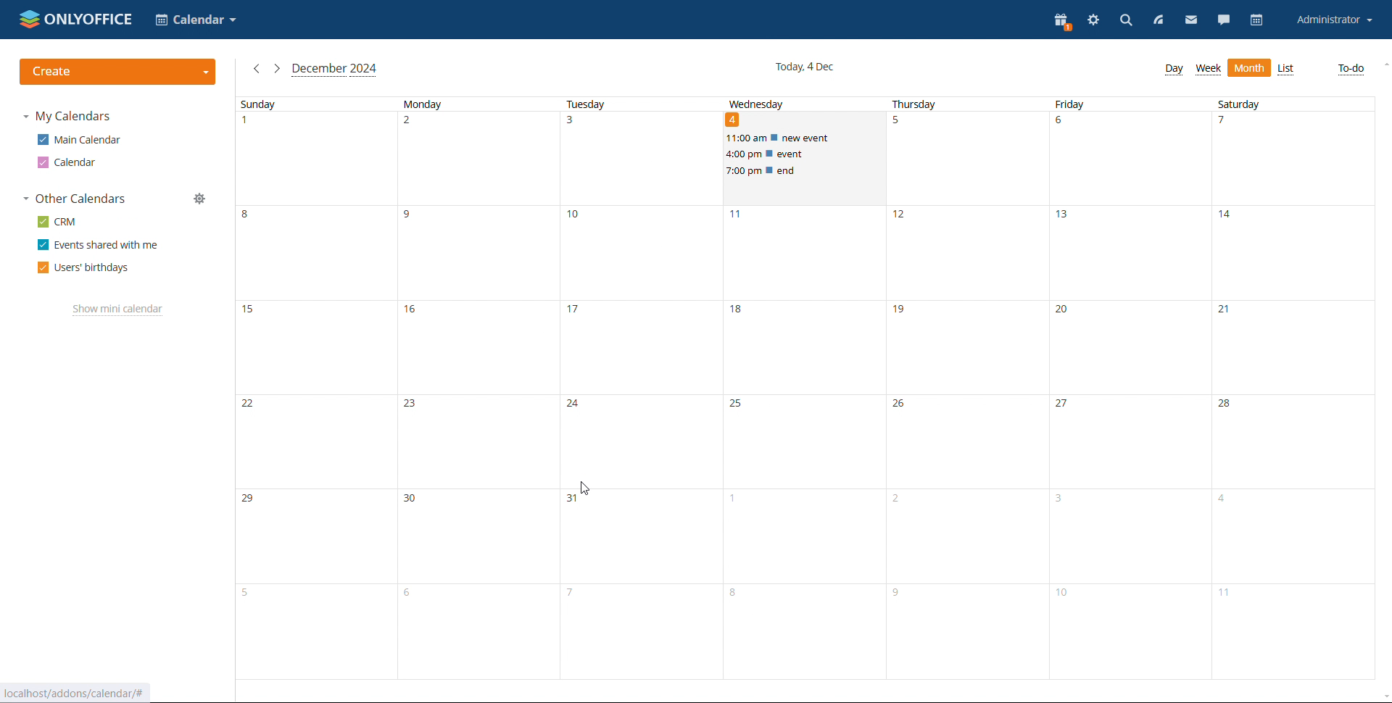 Image resolution: width=1392 pixels, height=703 pixels. Describe the element at coordinates (969, 389) in the screenshot. I see `thursday` at that location.